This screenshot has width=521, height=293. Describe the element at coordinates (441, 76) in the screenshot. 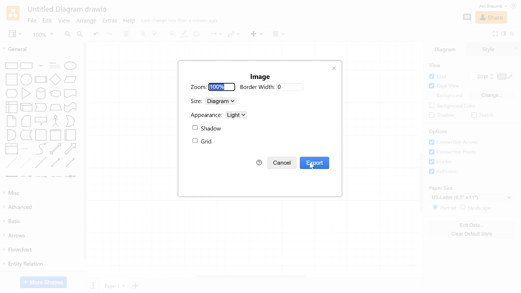

I see `Grid` at that location.